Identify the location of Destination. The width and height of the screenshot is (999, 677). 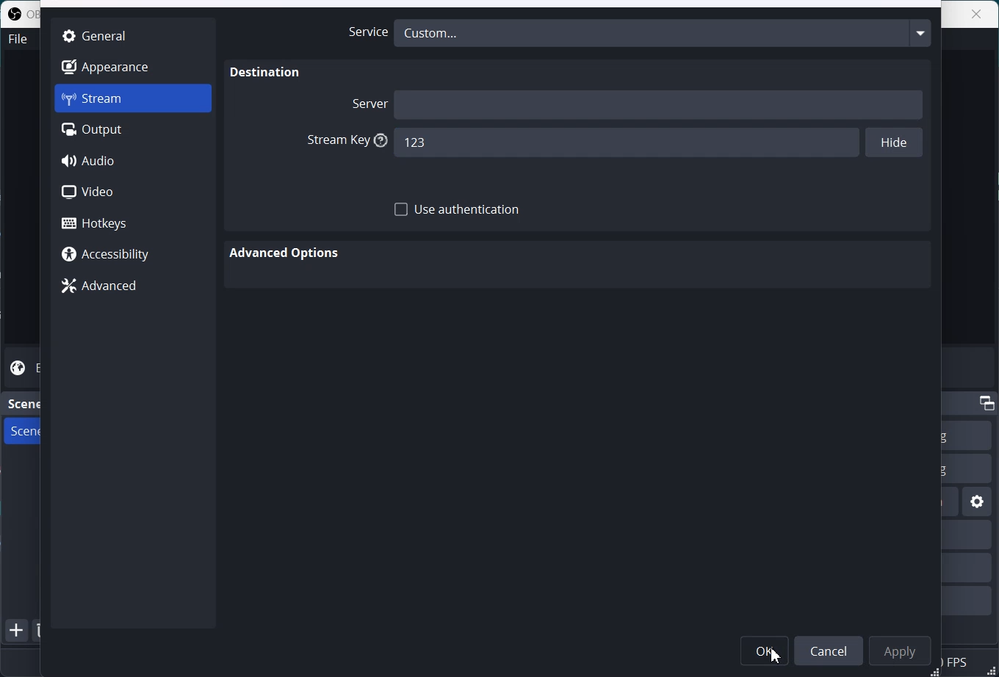
(266, 73).